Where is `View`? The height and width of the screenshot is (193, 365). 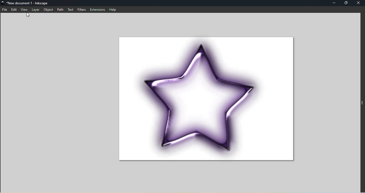 View is located at coordinates (23, 9).